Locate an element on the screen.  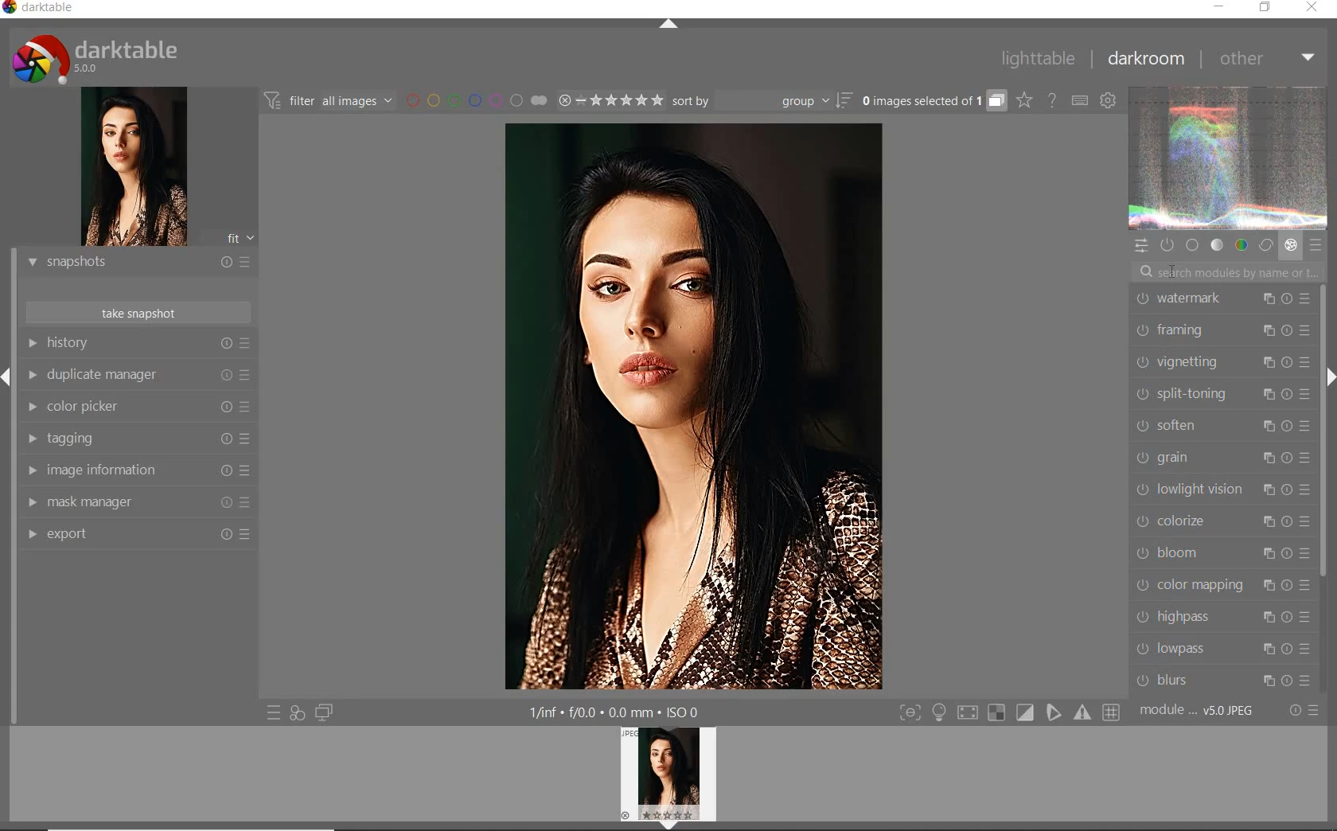
SNAPSHOTS is located at coordinates (135, 263).